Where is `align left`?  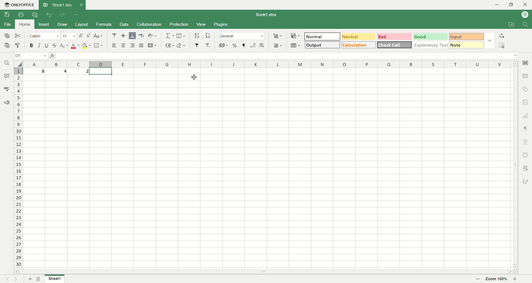 align left is located at coordinates (132, 46).